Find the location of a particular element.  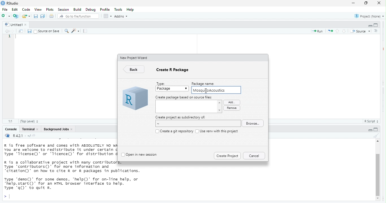

RScript  is located at coordinates (370, 122).